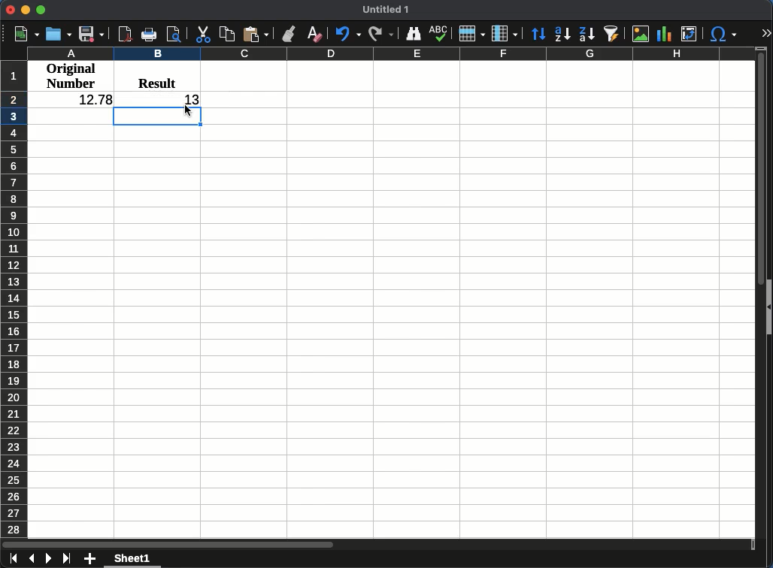 The height and width of the screenshot is (568, 773). What do you see at coordinates (27, 33) in the screenshot?
I see `new` at bounding box center [27, 33].